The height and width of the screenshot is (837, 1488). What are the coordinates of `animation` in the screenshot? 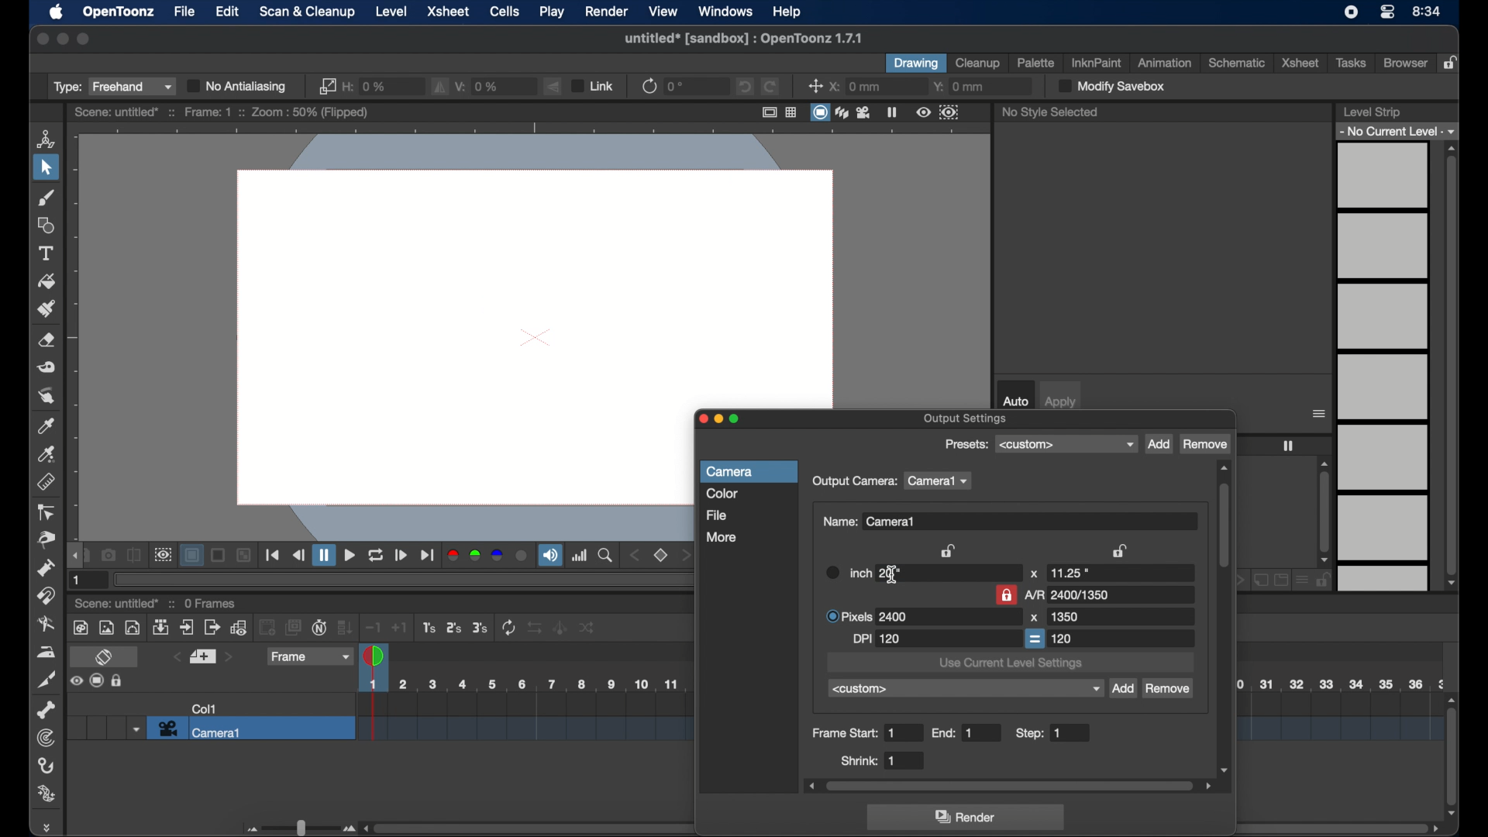 It's located at (1163, 63).